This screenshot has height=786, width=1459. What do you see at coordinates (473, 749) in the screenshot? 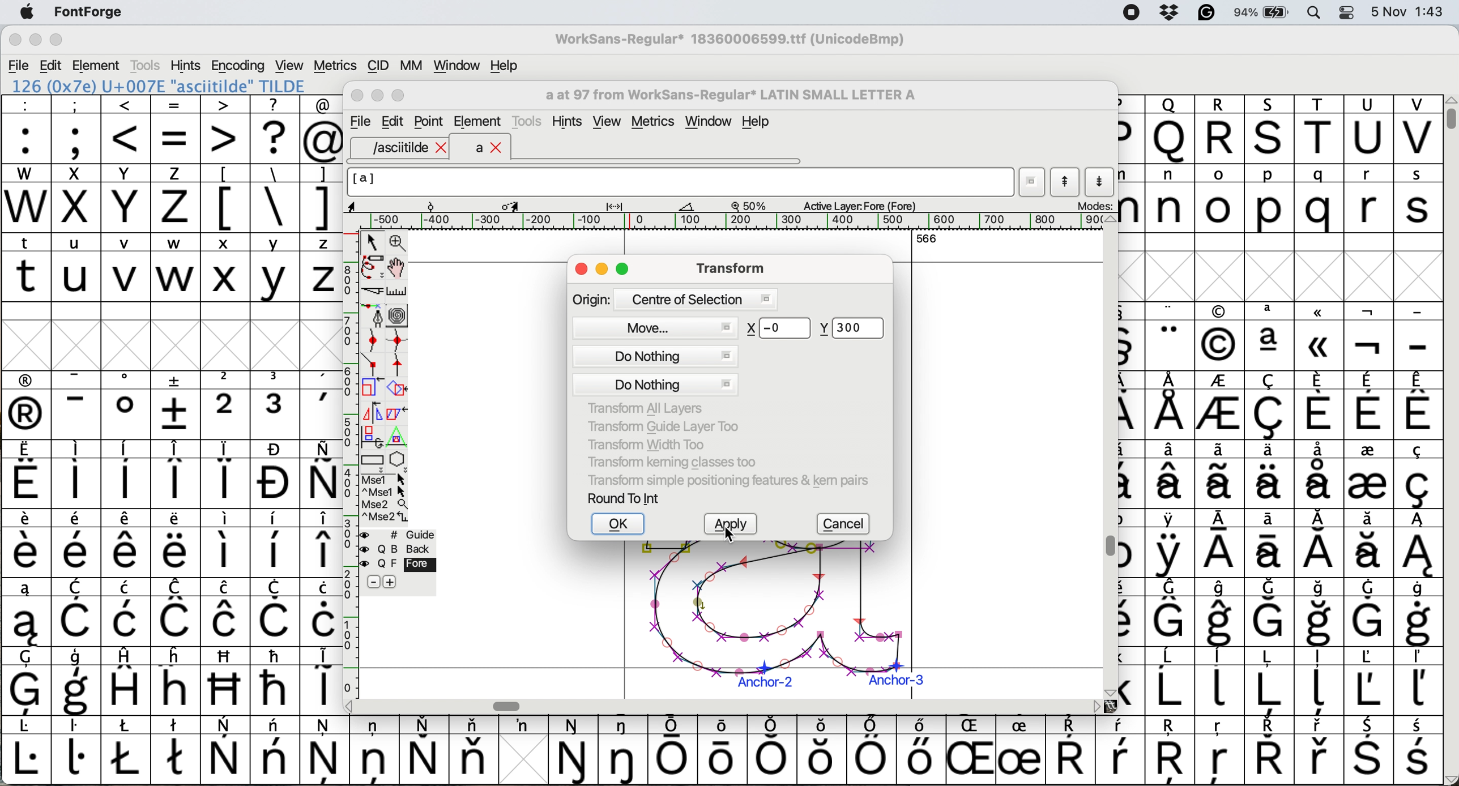
I see `symbol` at bounding box center [473, 749].